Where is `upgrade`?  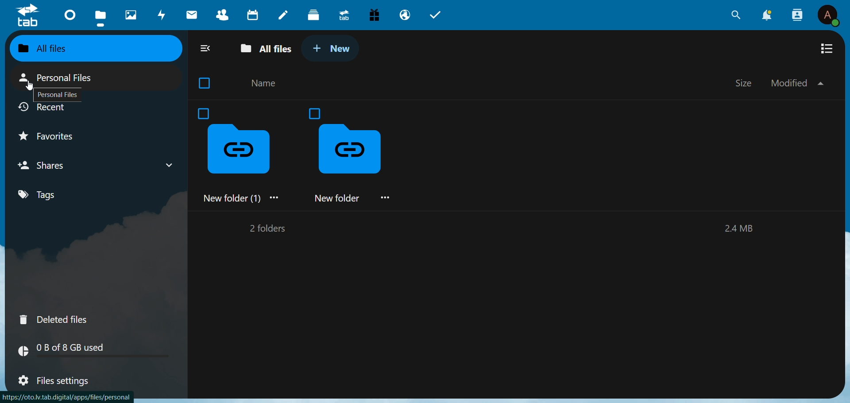
upgrade is located at coordinates (343, 16).